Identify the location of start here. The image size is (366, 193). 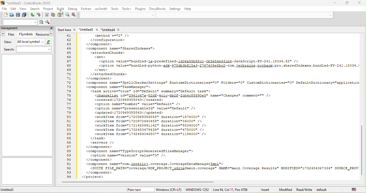
(66, 29).